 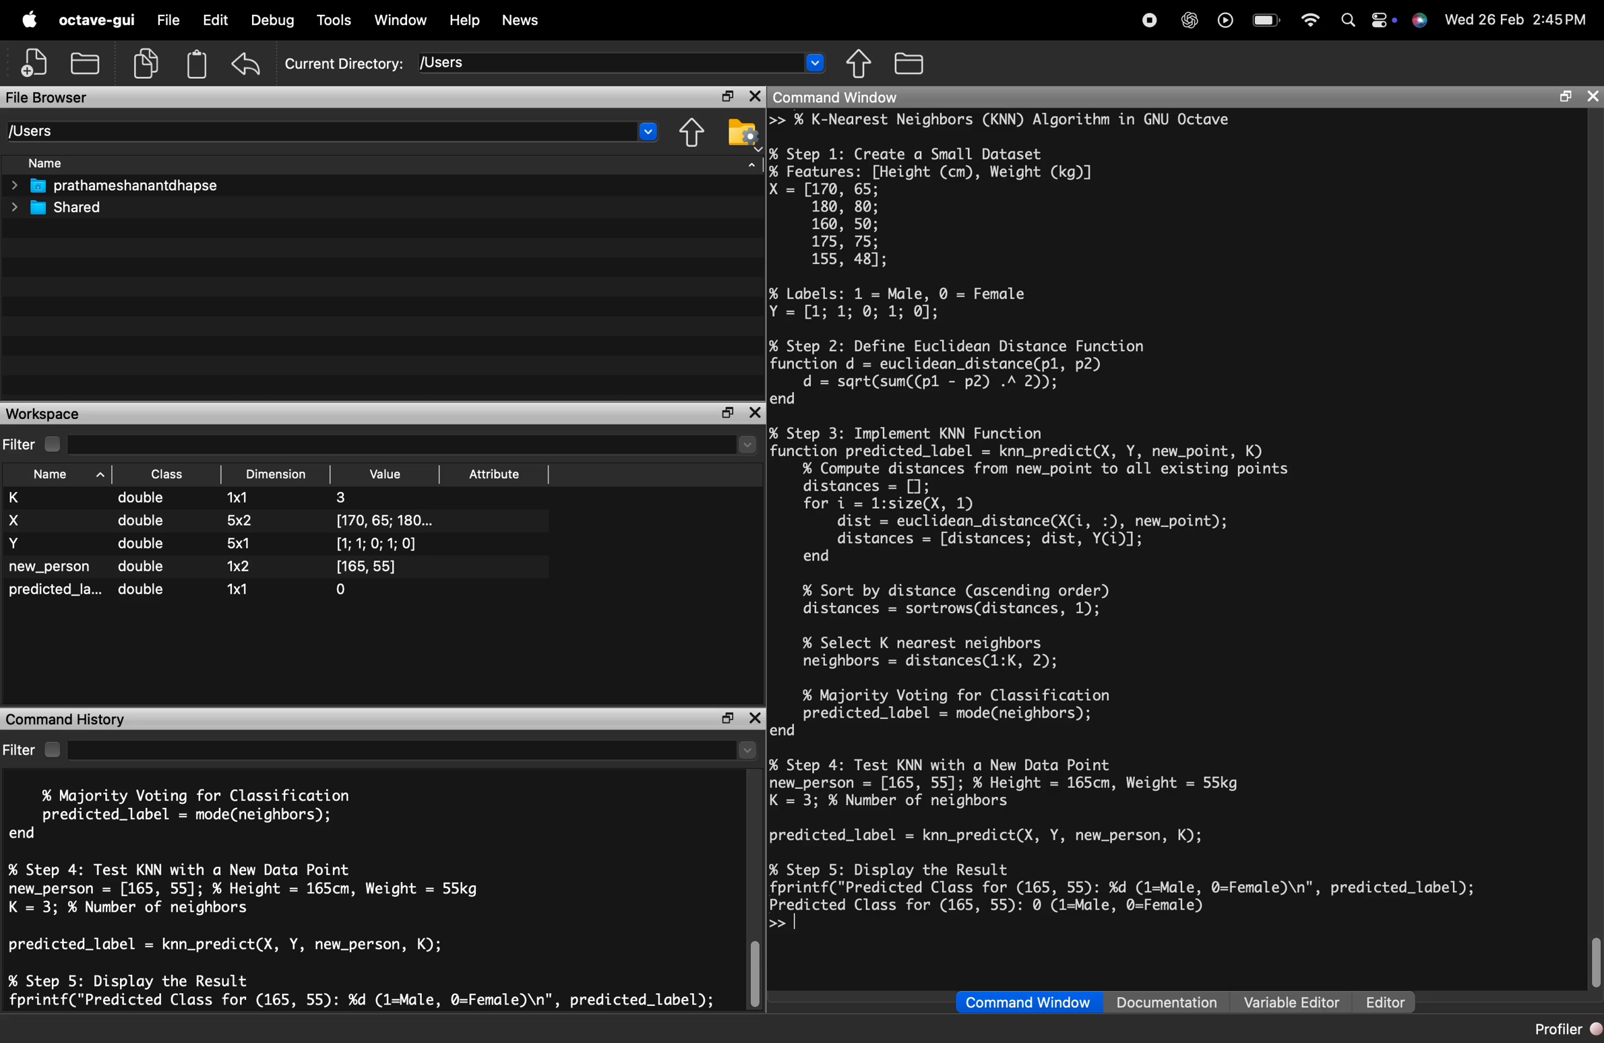 I want to click on add, so click(x=28, y=64).